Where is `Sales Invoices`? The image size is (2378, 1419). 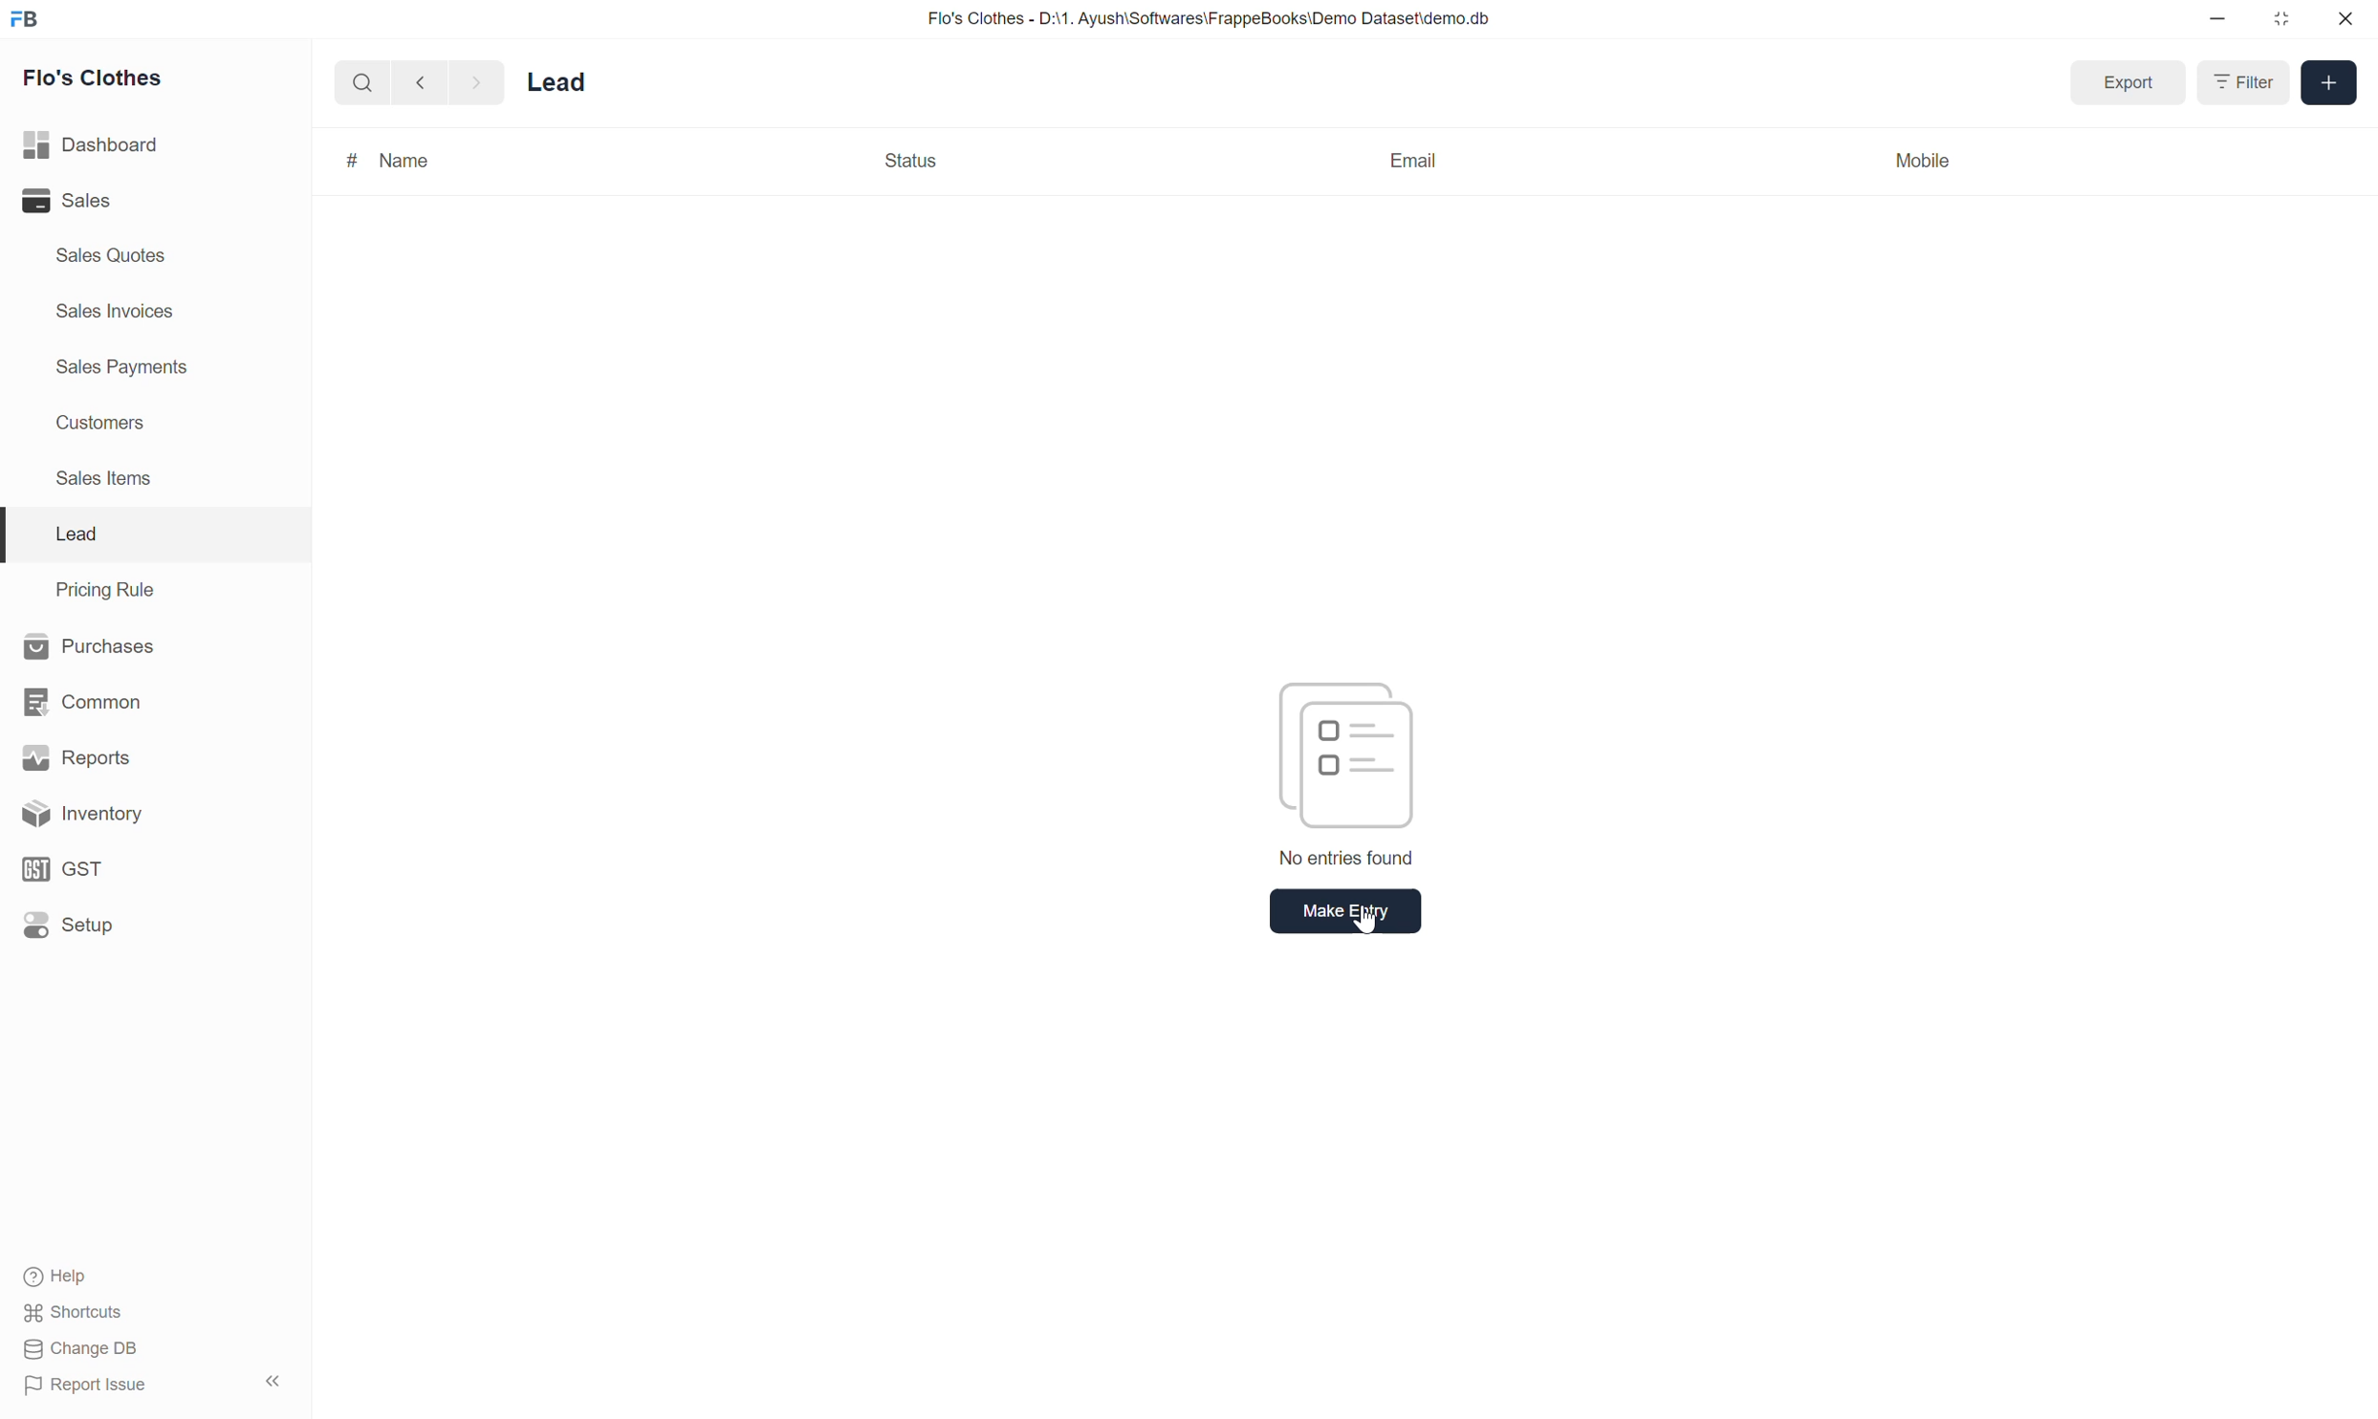
Sales Invoices is located at coordinates (120, 311).